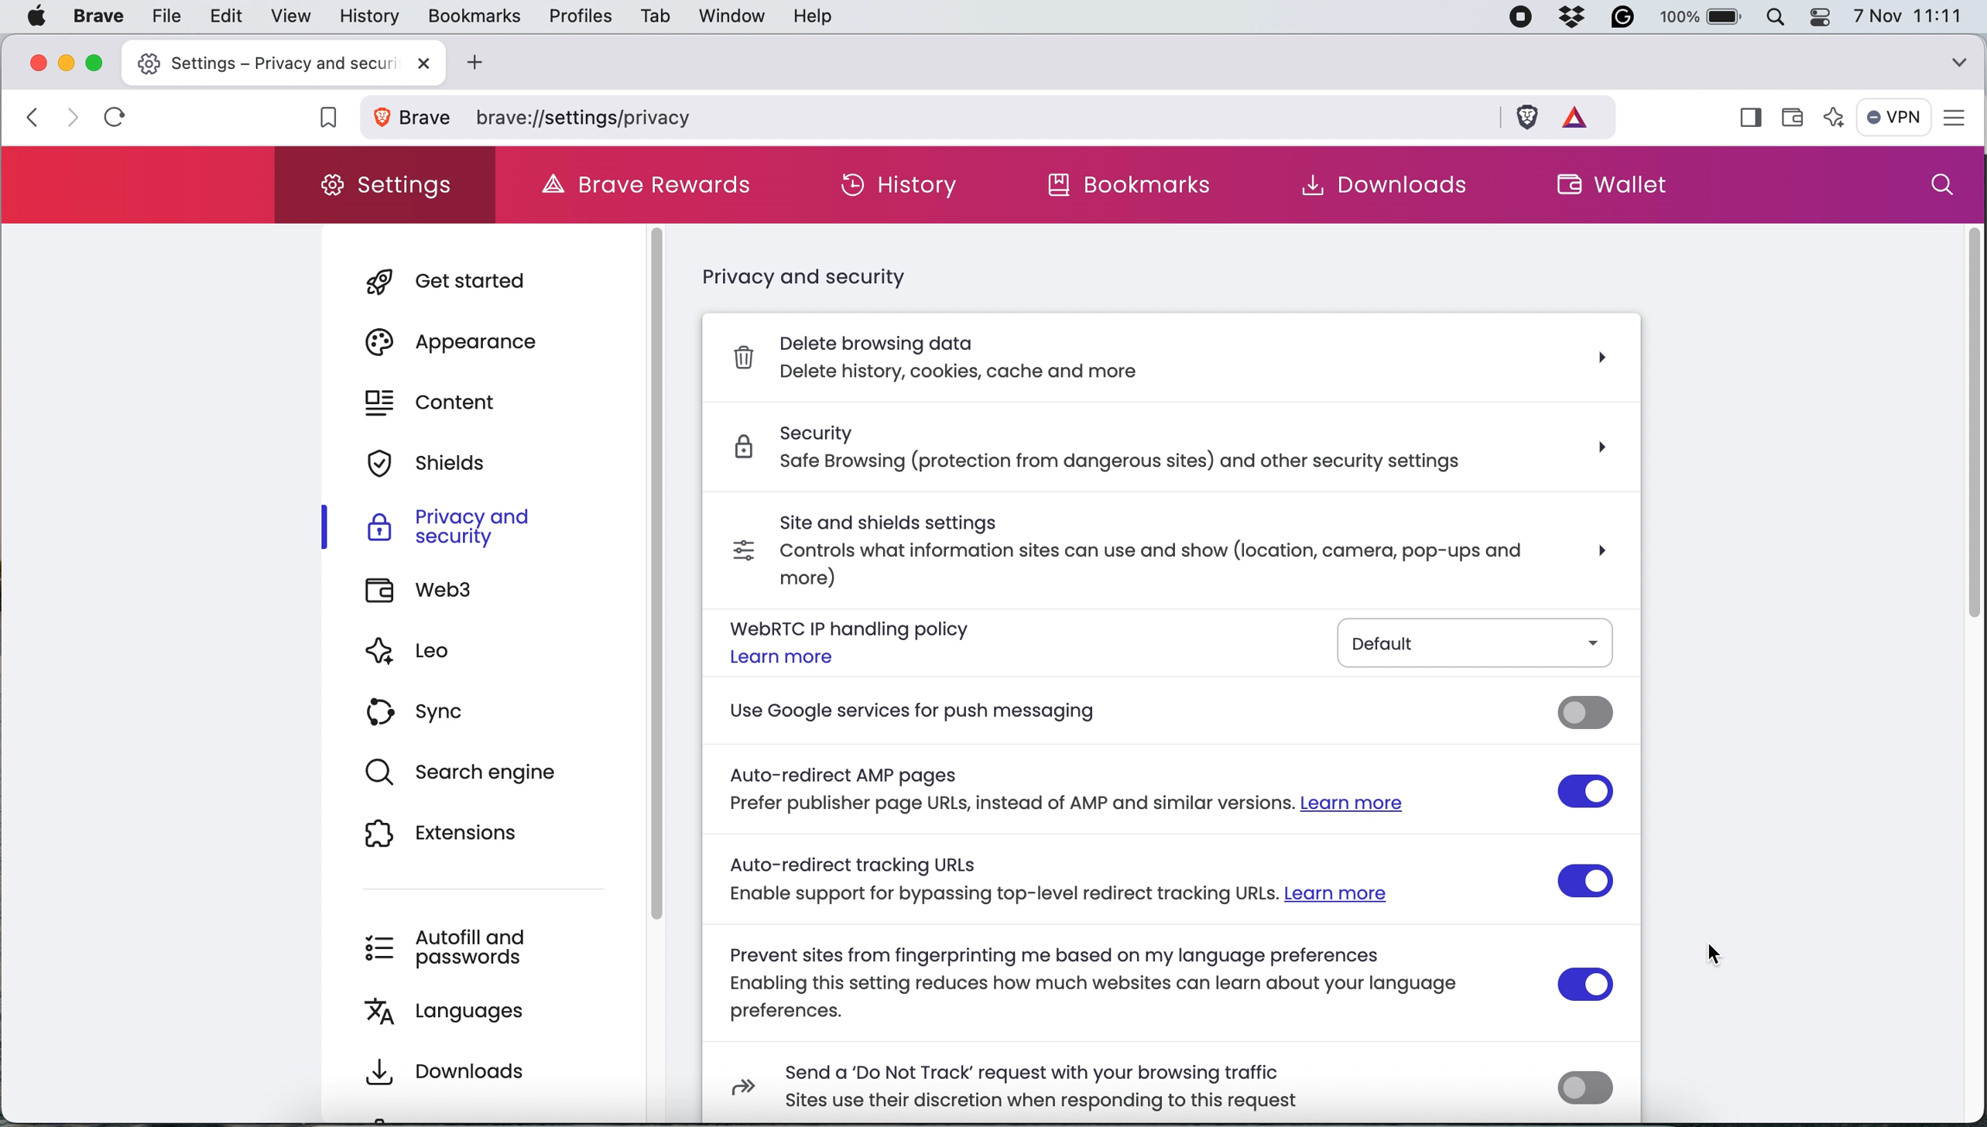 The width and height of the screenshot is (1987, 1127). I want to click on brave rewards, so click(650, 184).